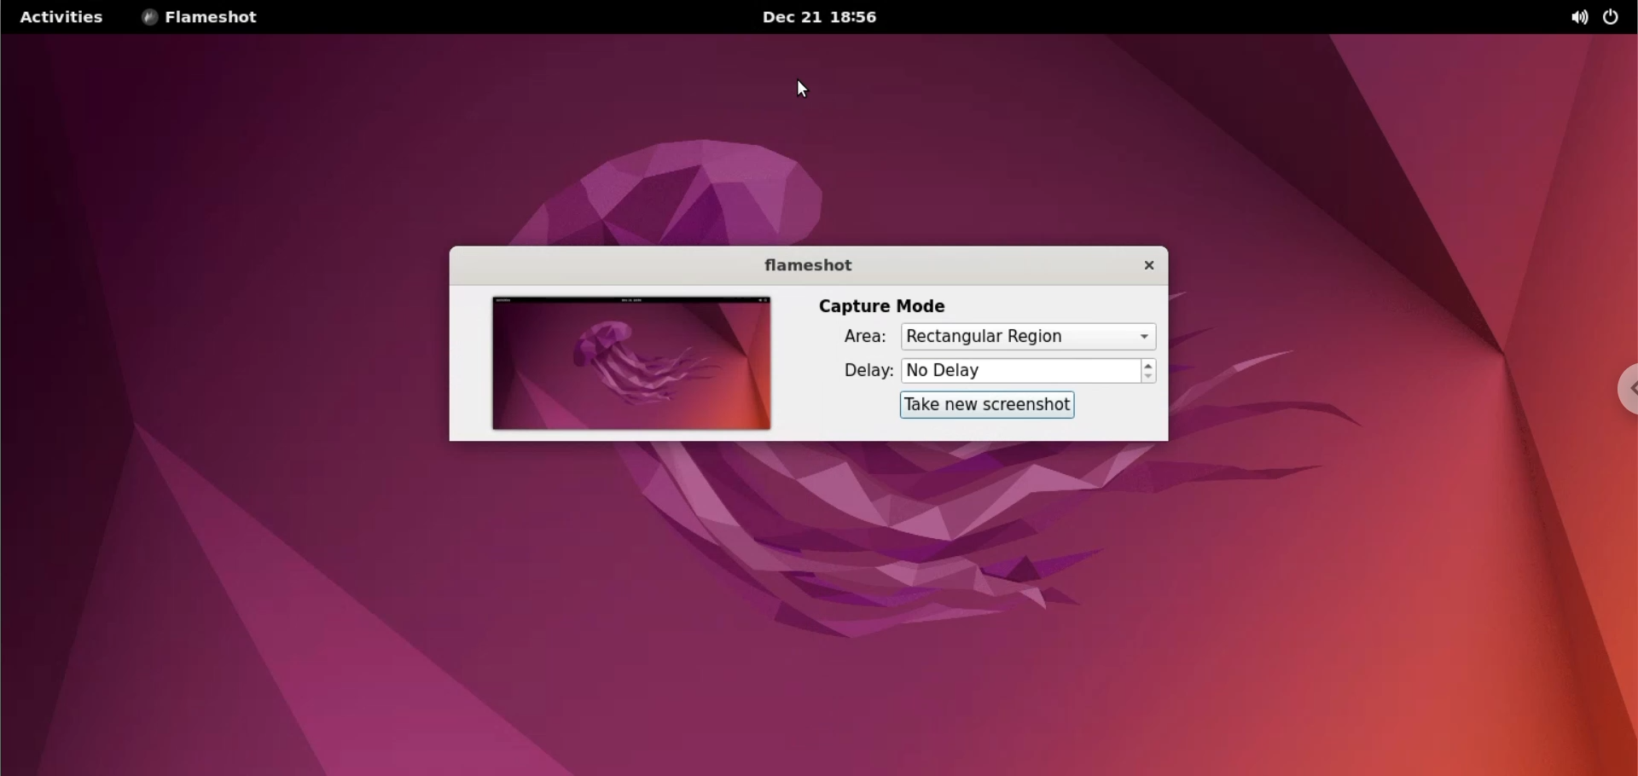 The height and width of the screenshot is (776, 1638). I want to click on power options, so click(1612, 18).